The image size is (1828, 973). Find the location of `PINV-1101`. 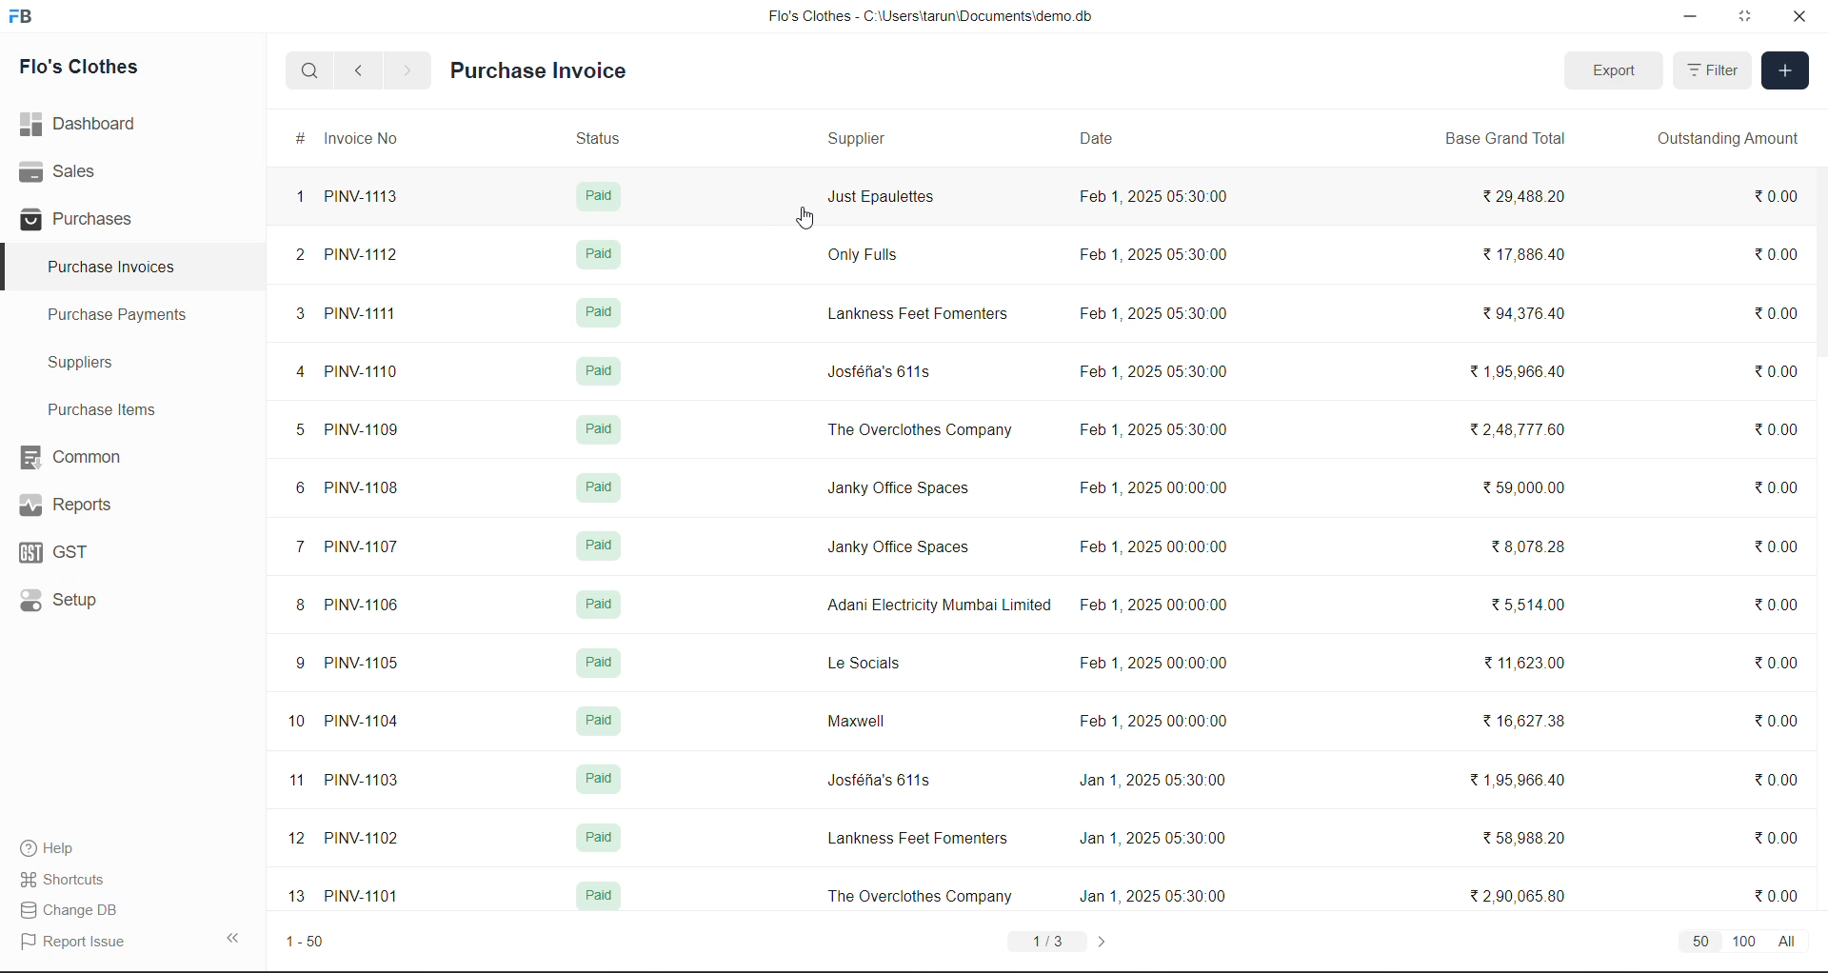

PINV-1101 is located at coordinates (363, 898).